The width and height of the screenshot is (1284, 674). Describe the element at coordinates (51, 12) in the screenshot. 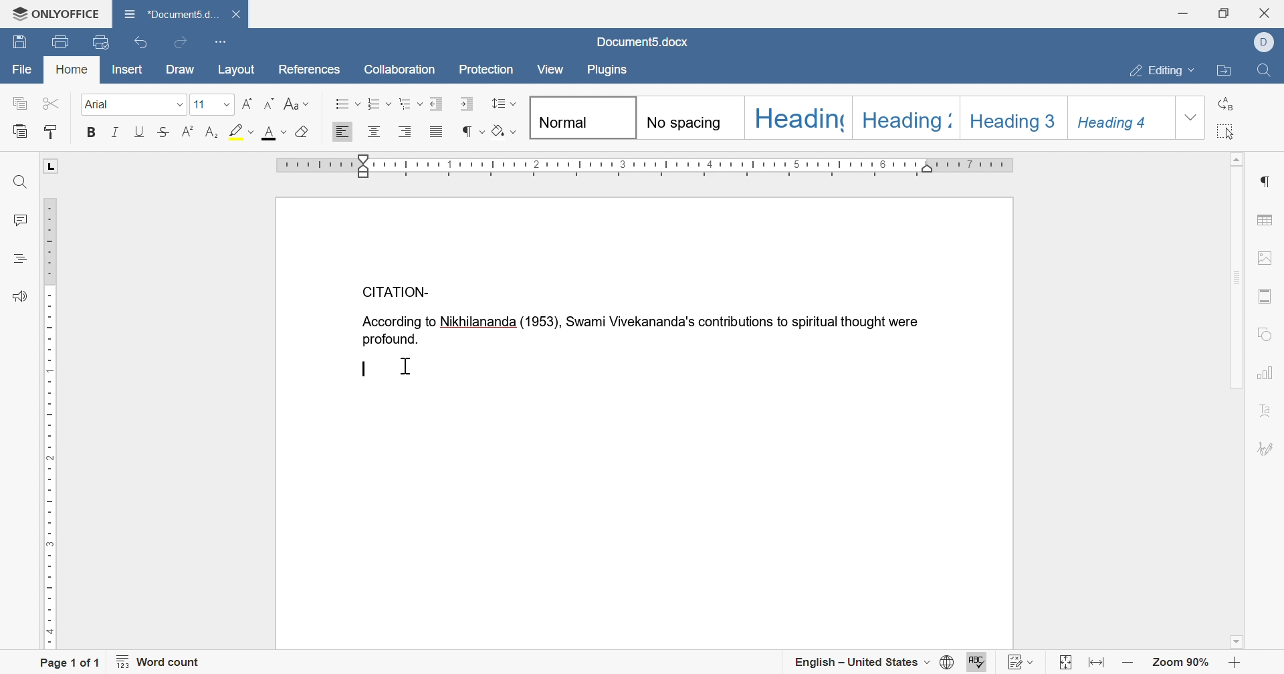

I see `ONLYOFFICE` at that location.